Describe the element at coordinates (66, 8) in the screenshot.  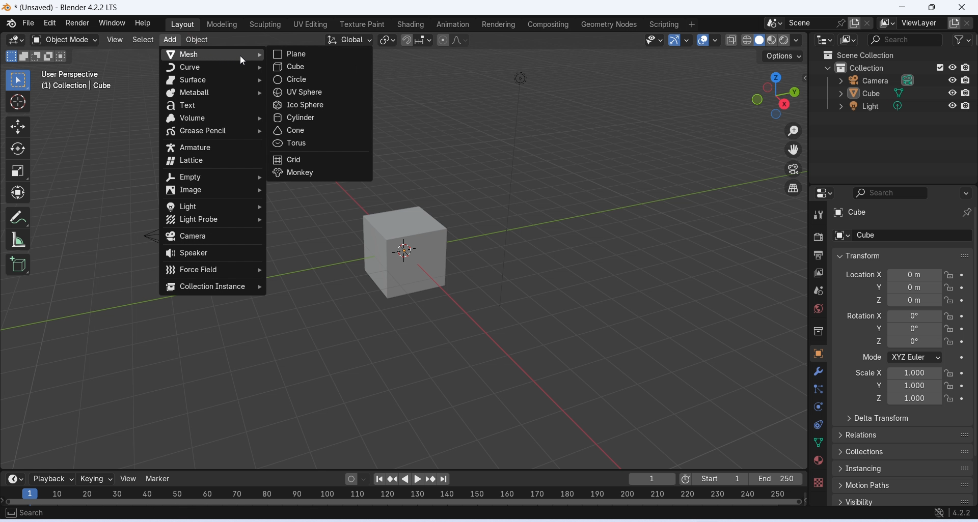
I see `* (Unsaved) - Blender 4.2.2 LTS` at that location.